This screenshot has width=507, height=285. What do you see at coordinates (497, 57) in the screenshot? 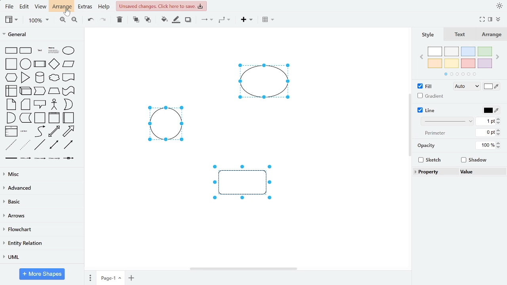
I see `next` at bounding box center [497, 57].